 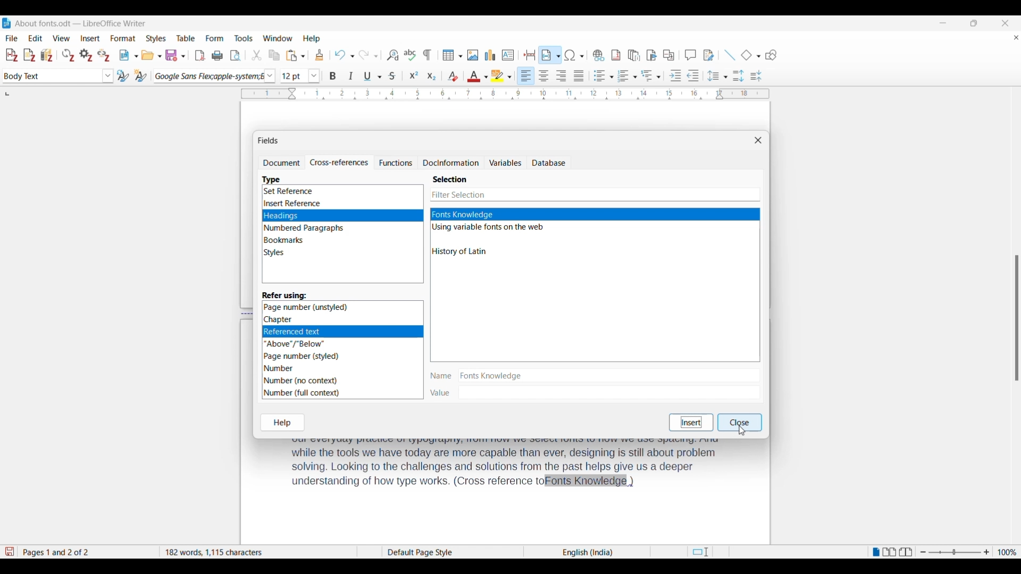 What do you see at coordinates (295, 343) in the screenshot?
I see `“Above”/"Below”` at bounding box center [295, 343].